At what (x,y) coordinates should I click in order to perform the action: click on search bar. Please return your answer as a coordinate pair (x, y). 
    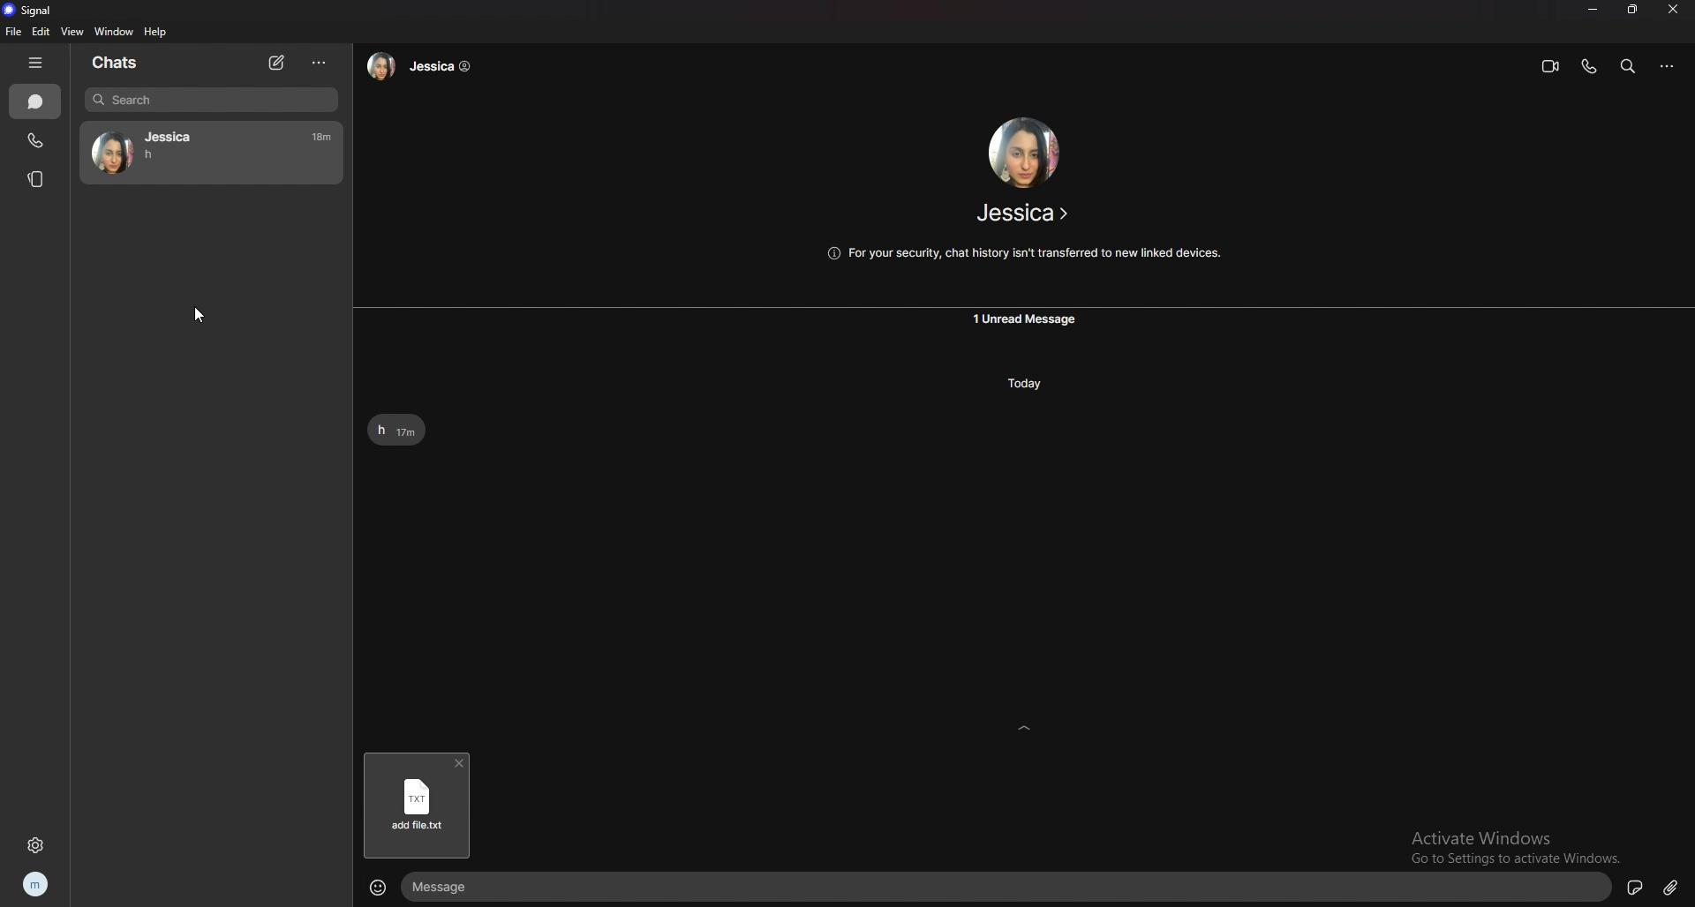
    Looking at the image, I should click on (213, 100).